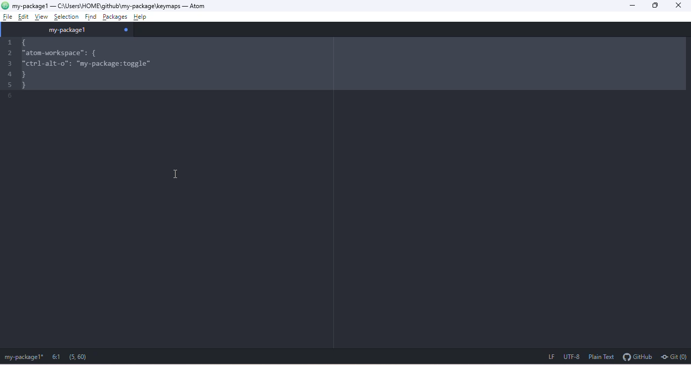 Image resolution: width=691 pixels, height=365 pixels. What do you see at coordinates (66, 16) in the screenshot?
I see `selection` at bounding box center [66, 16].